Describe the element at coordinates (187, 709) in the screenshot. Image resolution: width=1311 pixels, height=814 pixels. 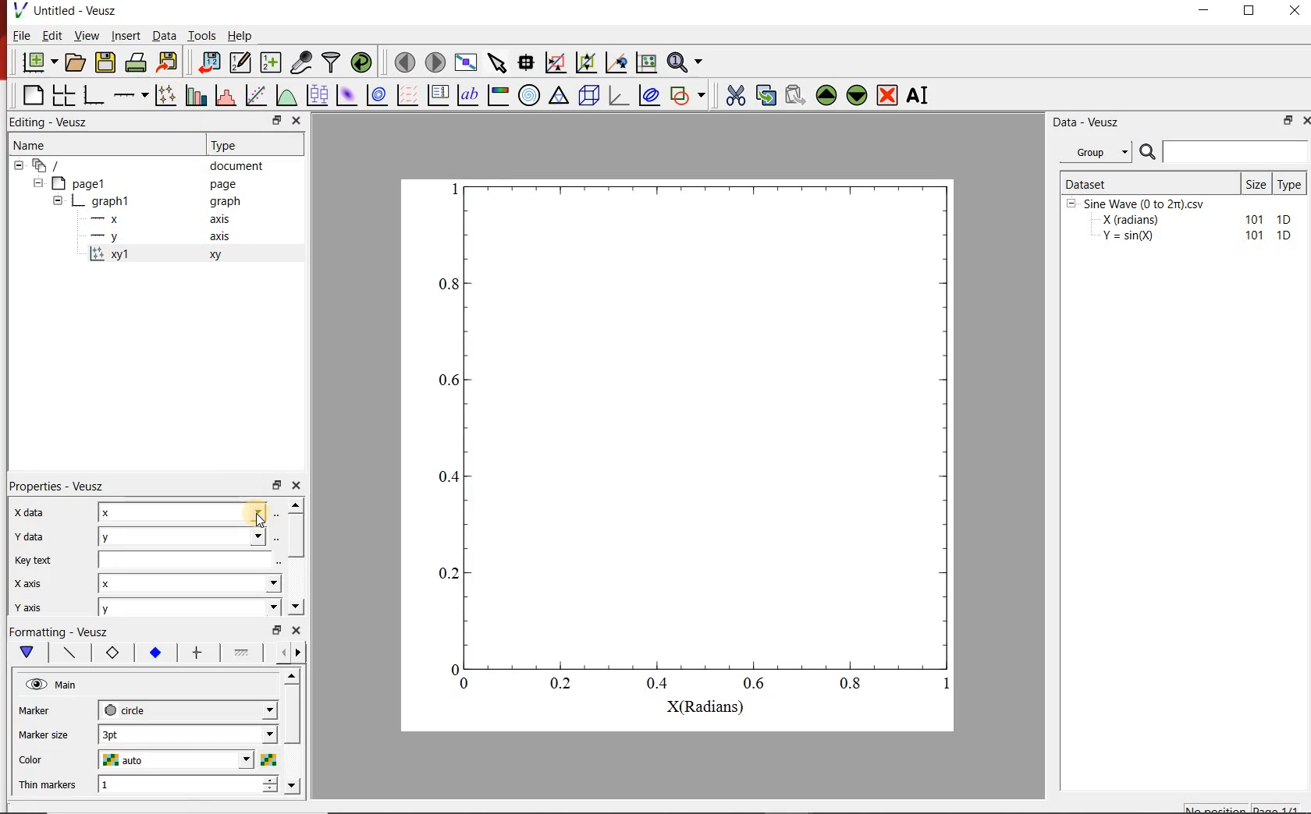
I see `next-tick` at that location.